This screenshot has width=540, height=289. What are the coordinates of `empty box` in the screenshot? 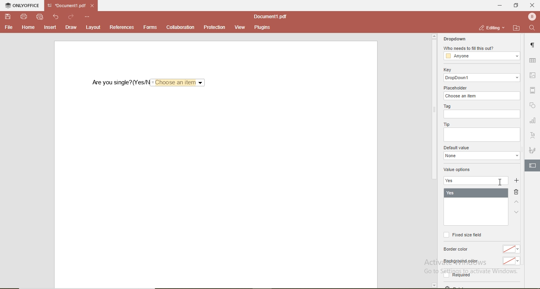 It's located at (483, 135).